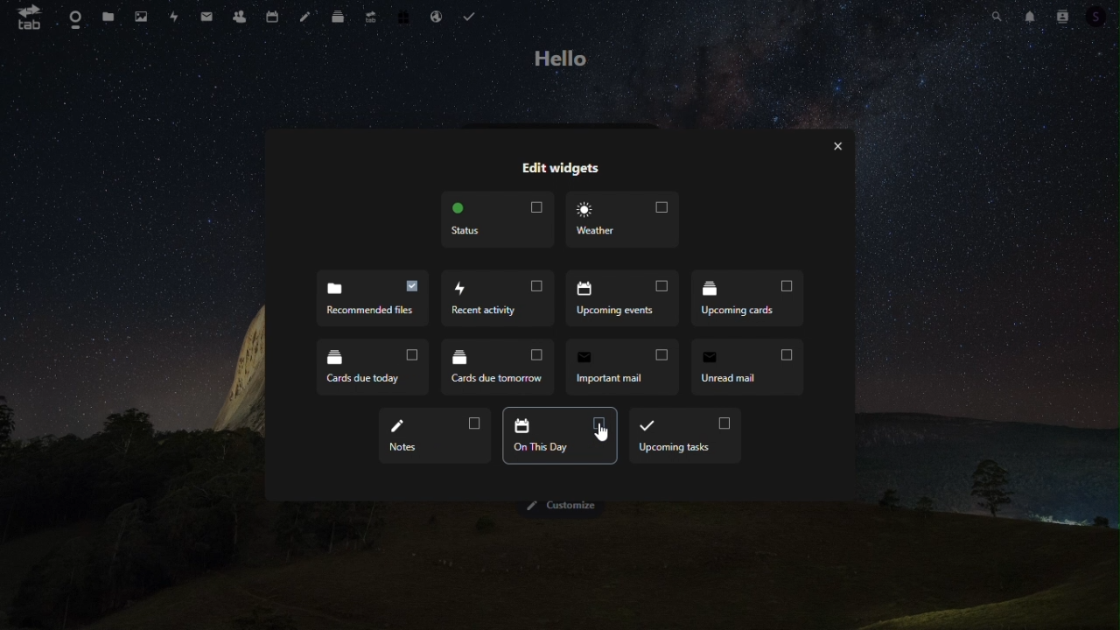 The width and height of the screenshot is (1120, 630). Describe the element at coordinates (370, 18) in the screenshot. I see `upgrade` at that location.